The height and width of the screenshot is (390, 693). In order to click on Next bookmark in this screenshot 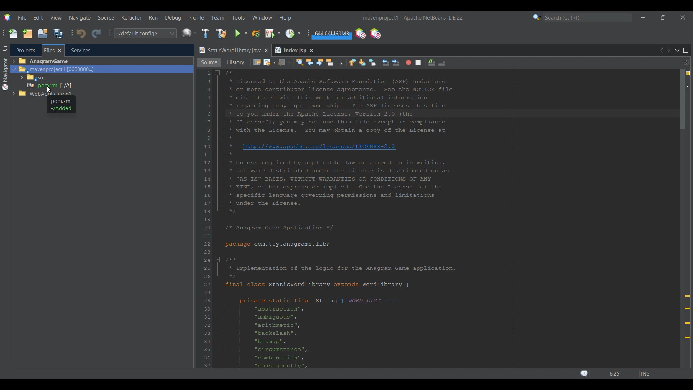, I will do `click(362, 62)`.